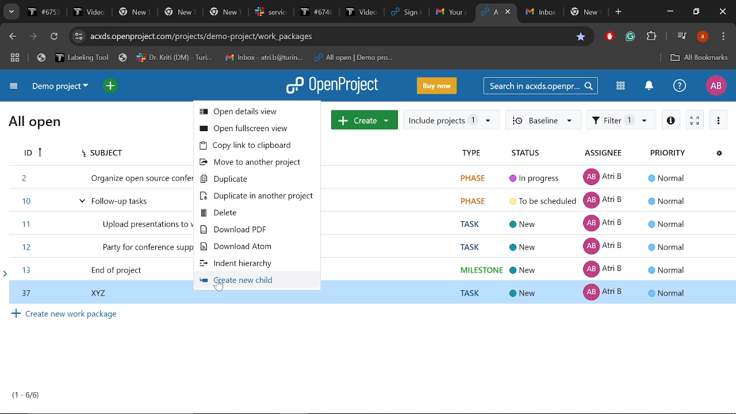 This screenshot has width=736, height=414. I want to click on Existing tasks, so click(99, 222).